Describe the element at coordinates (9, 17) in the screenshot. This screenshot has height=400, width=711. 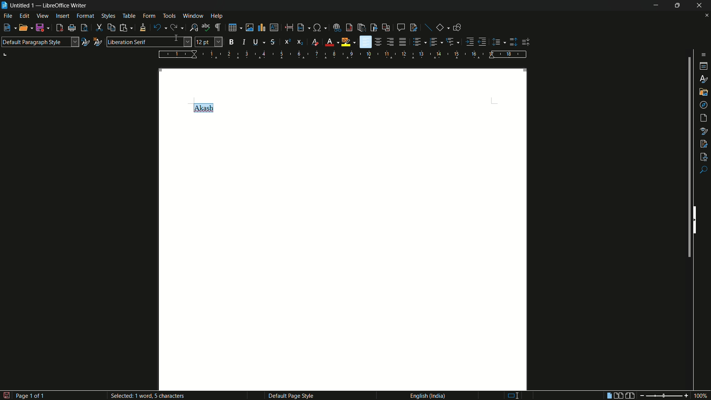
I see `file menu` at that location.